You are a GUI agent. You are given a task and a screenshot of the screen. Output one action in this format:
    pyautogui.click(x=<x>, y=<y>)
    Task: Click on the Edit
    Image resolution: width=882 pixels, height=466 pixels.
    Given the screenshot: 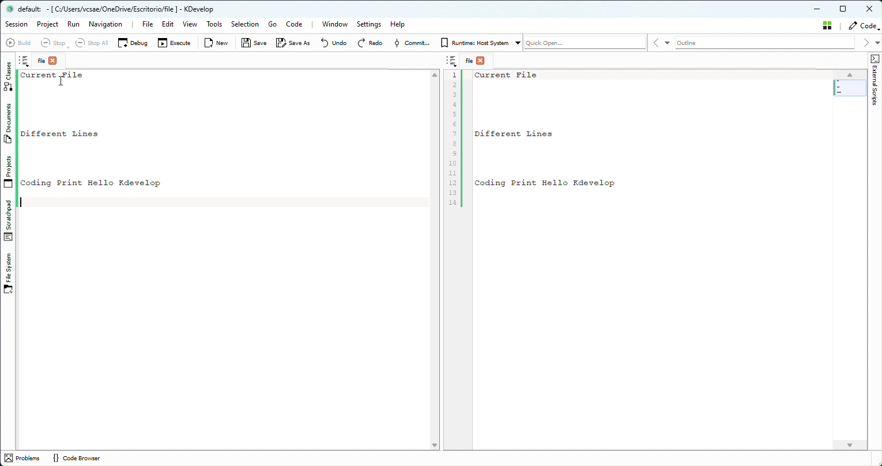 What is the action you would take?
    pyautogui.click(x=168, y=25)
    